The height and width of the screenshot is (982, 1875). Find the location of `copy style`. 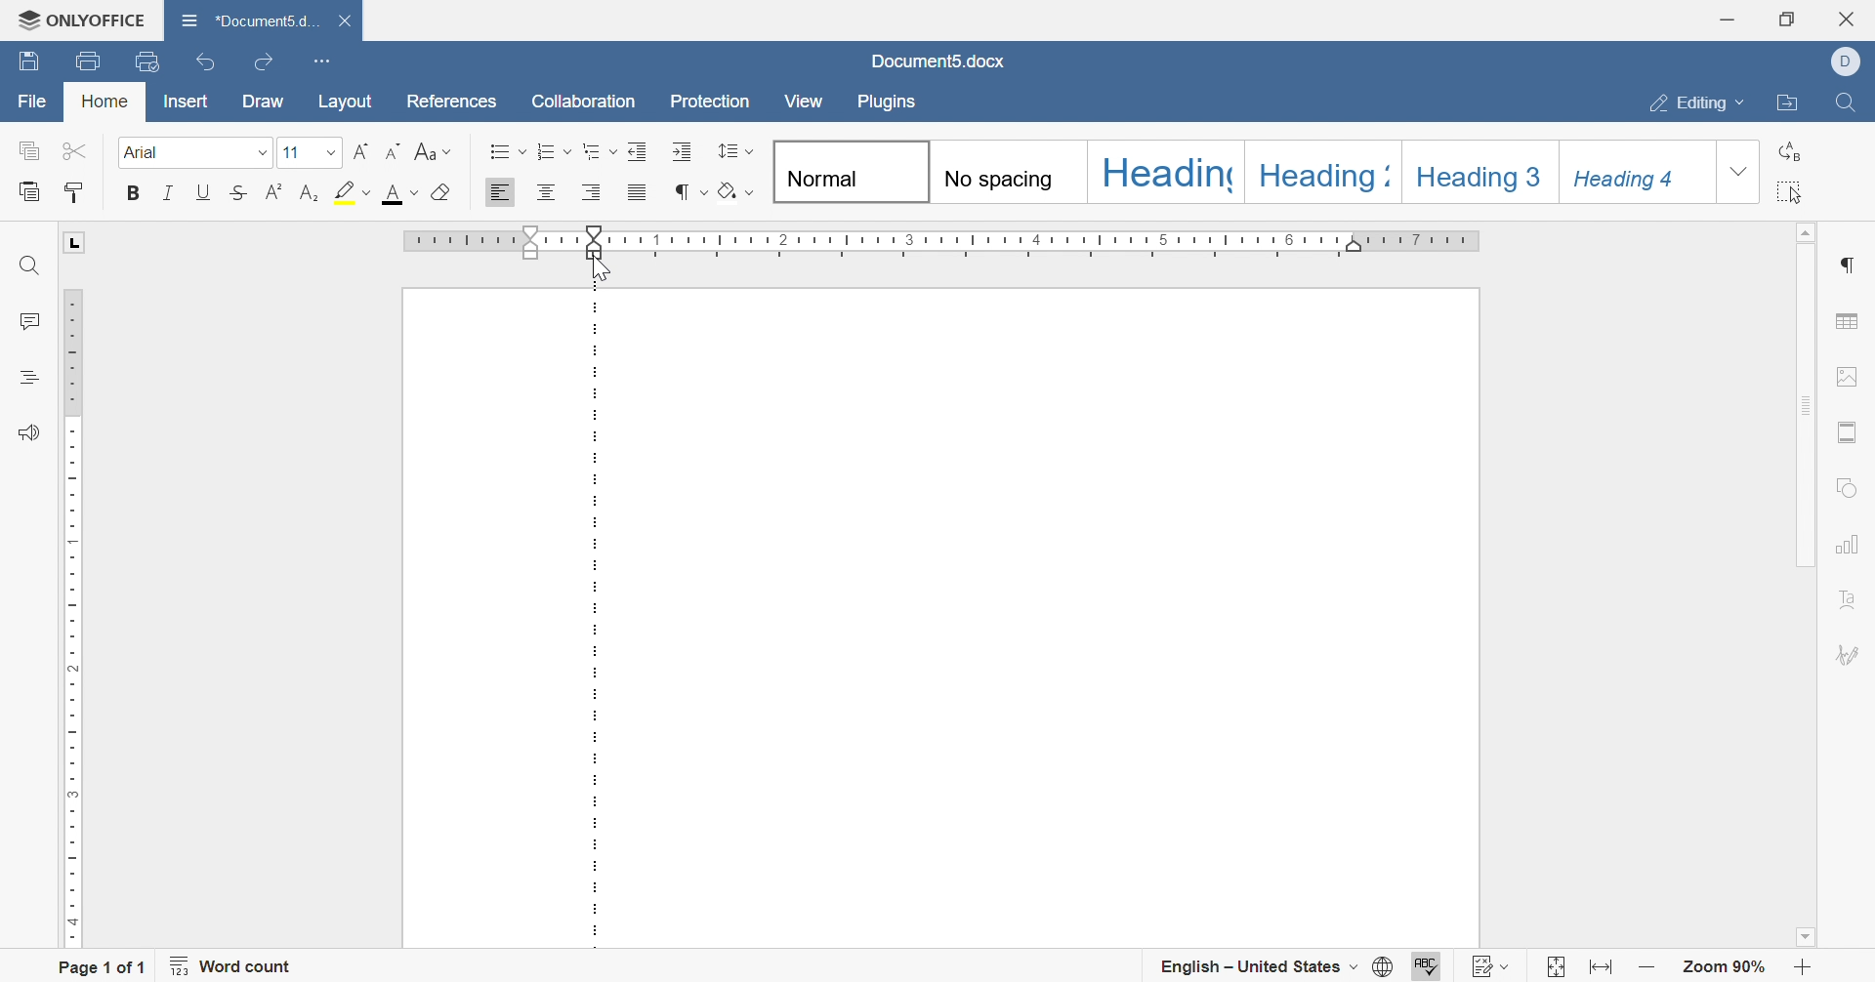

copy style is located at coordinates (74, 190).